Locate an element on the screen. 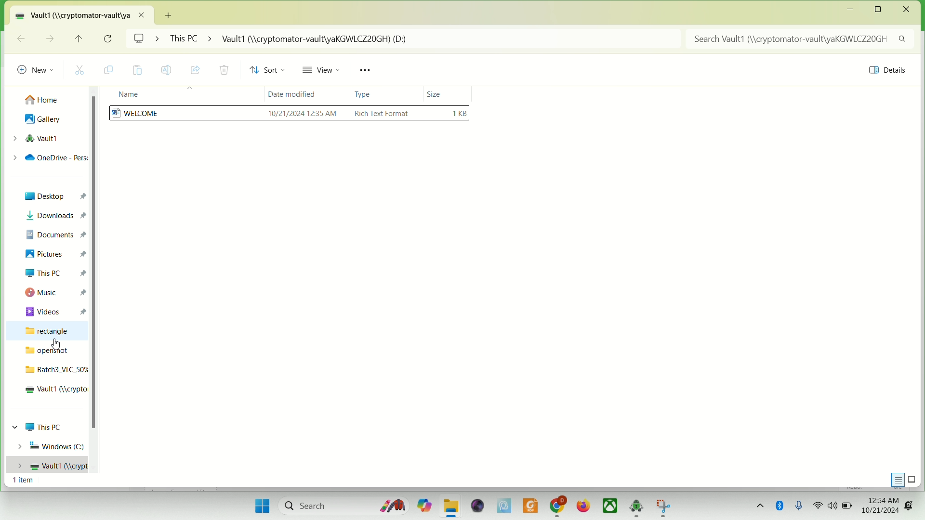  vault1 is located at coordinates (48, 465).